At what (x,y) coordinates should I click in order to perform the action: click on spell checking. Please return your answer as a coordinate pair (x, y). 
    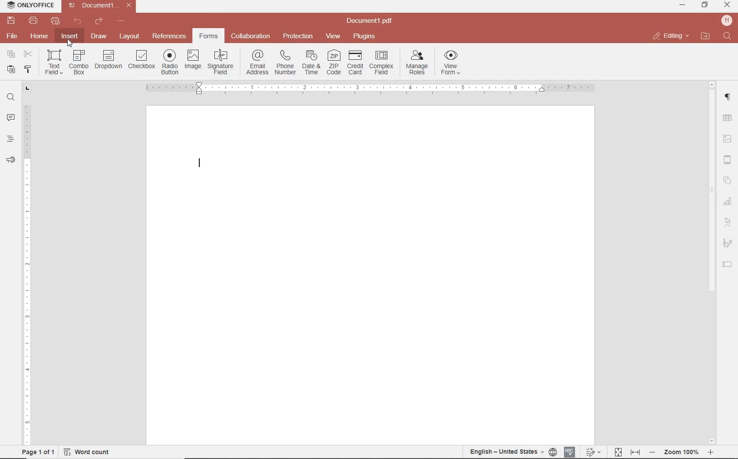
    Looking at the image, I should click on (570, 452).